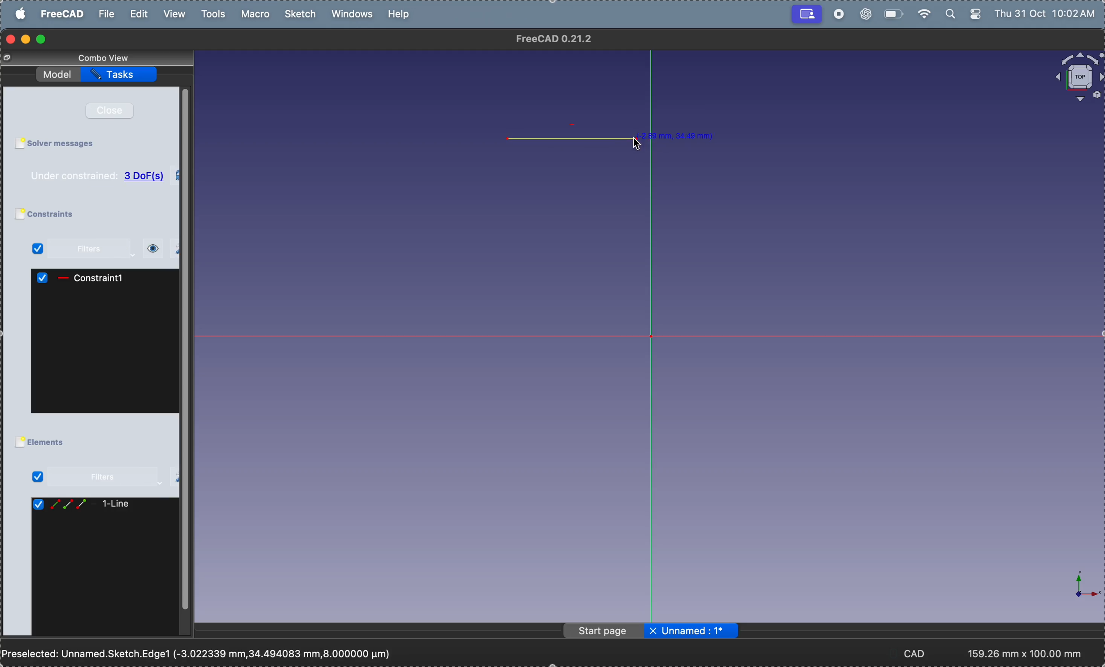 The width and height of the screenshot is (1105, 667). What do you see at coordinates (107, 14) in the screenshot?
I see `file` at bounding box center [107, 14].